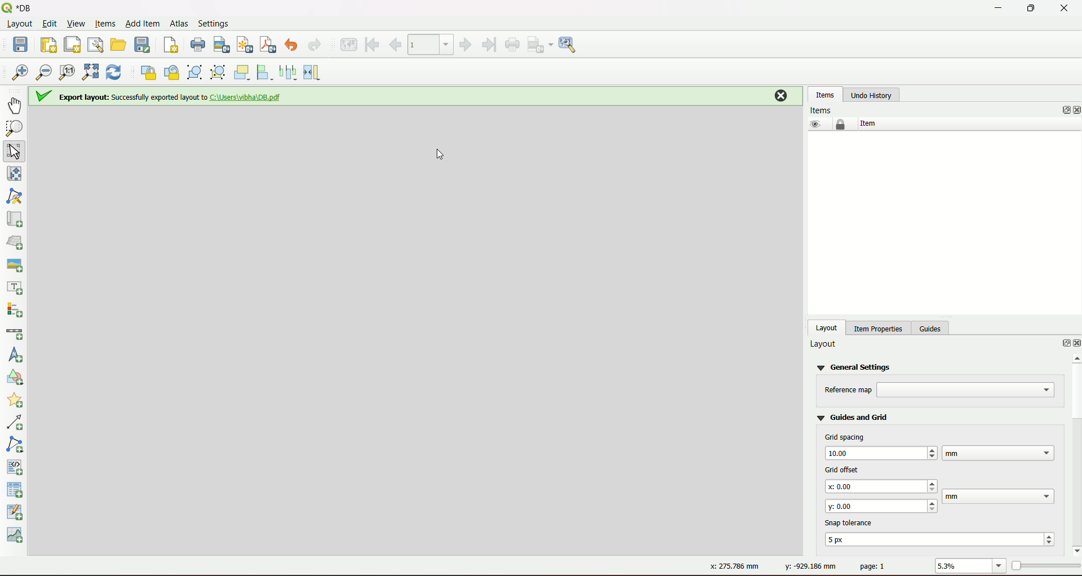 The width and height of the screenshot is (1082, 576). Describe the element at coordinates (845, 437) in the screenshot. I see `grid spacing` at that location.